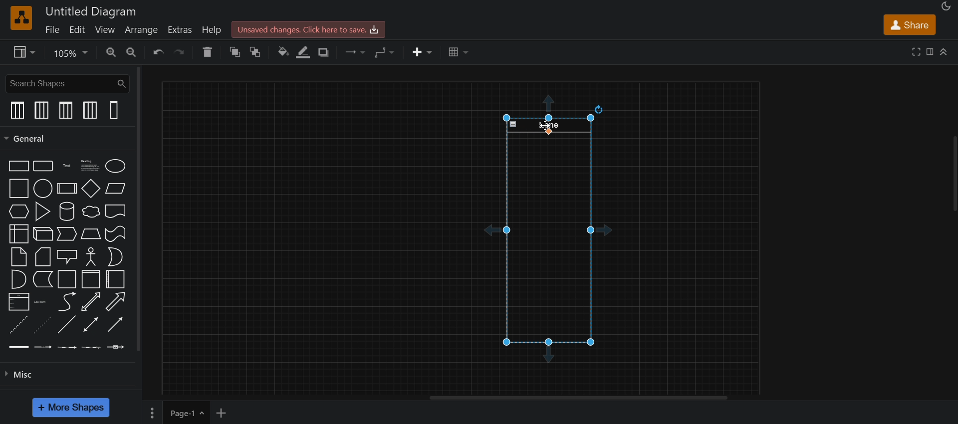 Image resolution: width=958 pixels, height=424 pixels. What do you see at coordinates (423, 52) in the screenshot?
I see `insert` at bounding box center [423, 52].